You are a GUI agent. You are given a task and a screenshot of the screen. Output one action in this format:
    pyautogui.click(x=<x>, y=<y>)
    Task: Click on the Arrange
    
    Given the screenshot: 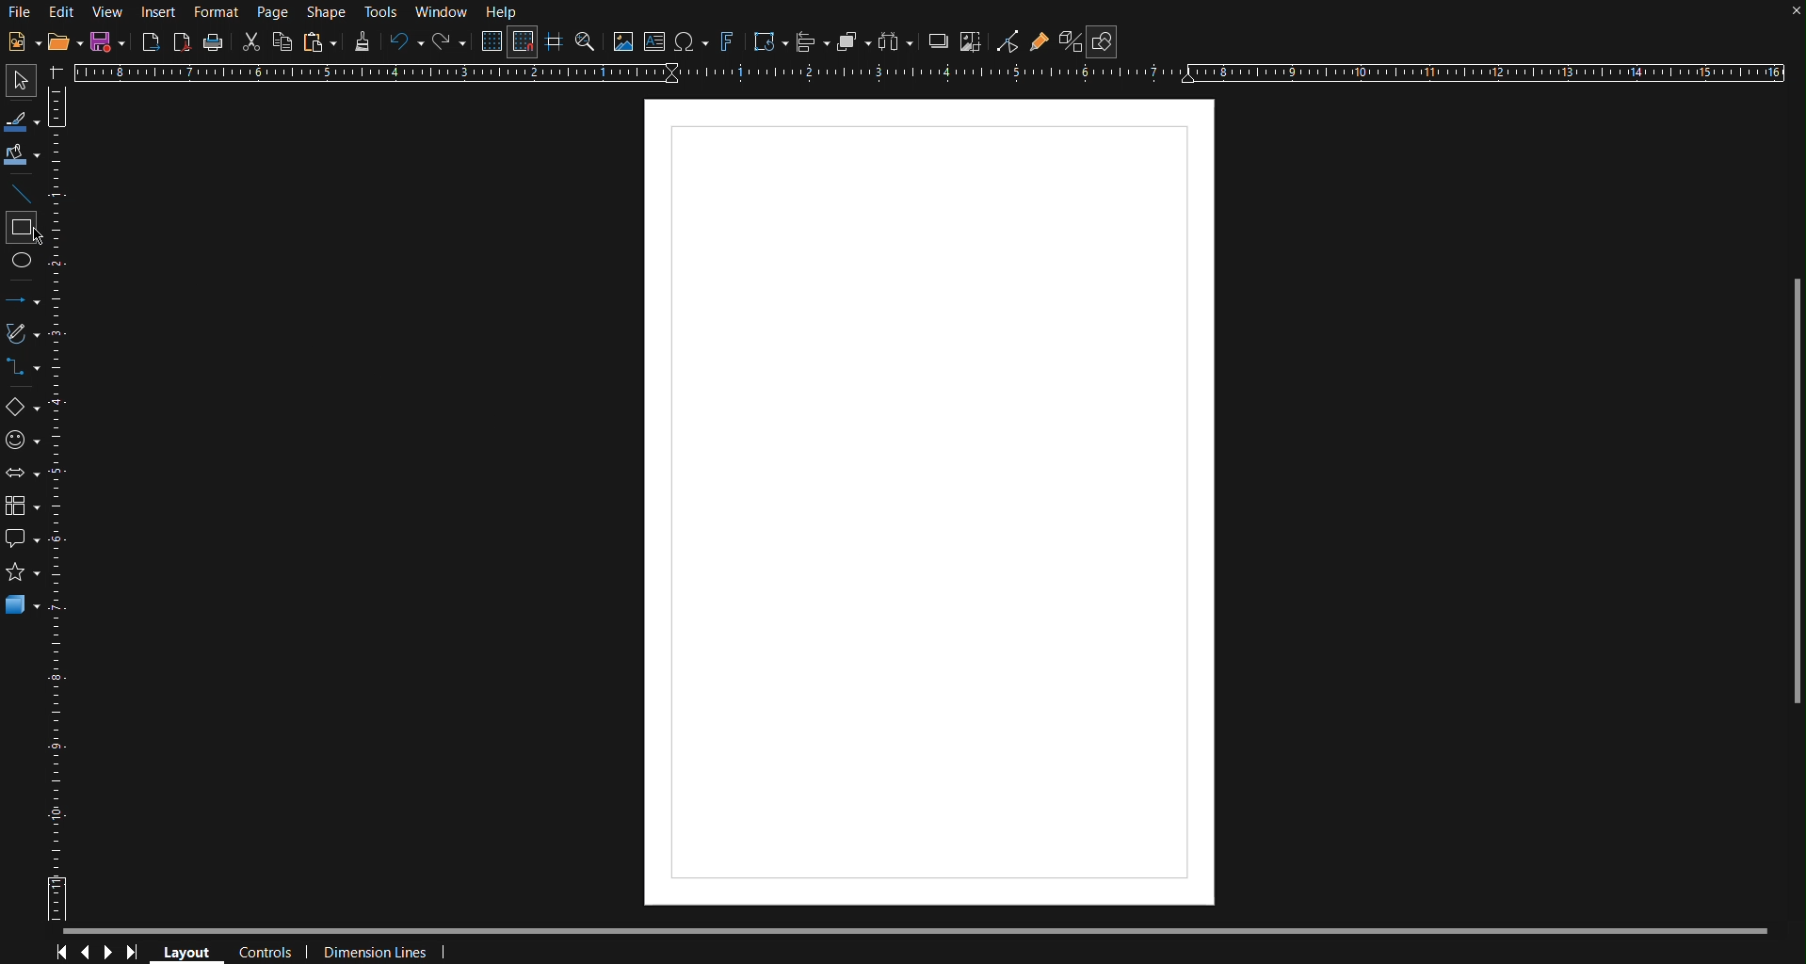 What is the action you would take?
    pyautogui.click(x=854, y=40)
    